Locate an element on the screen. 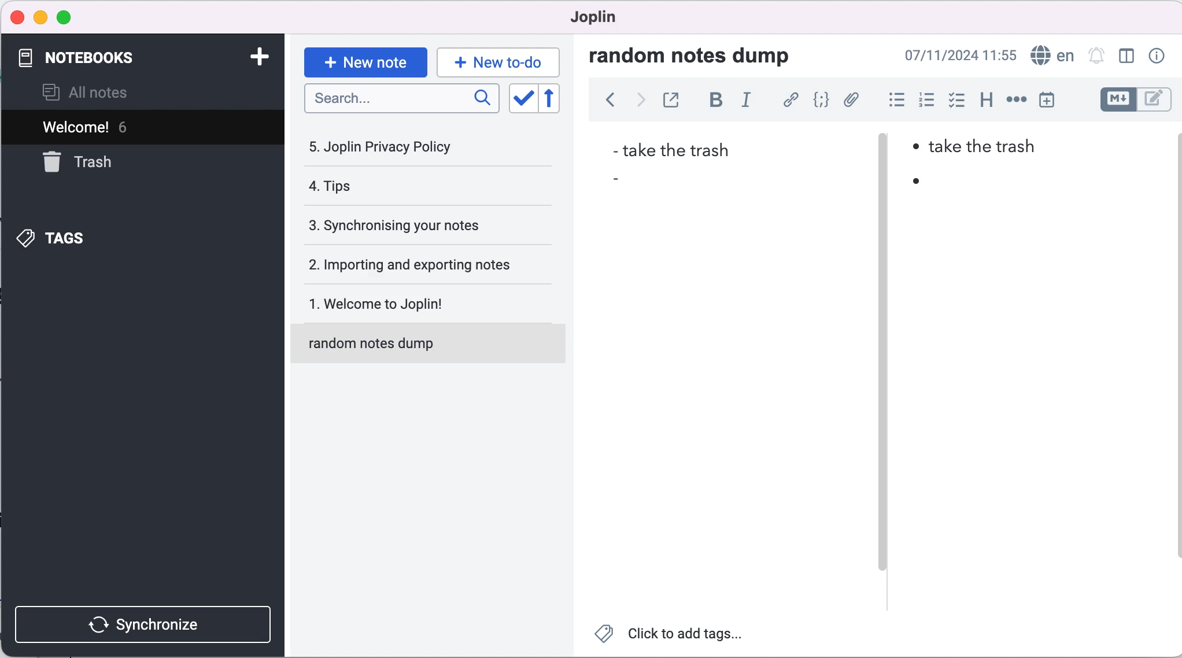 This screenshot has width=1182, height=658. random notes dump is located at coordinates (433, 348).